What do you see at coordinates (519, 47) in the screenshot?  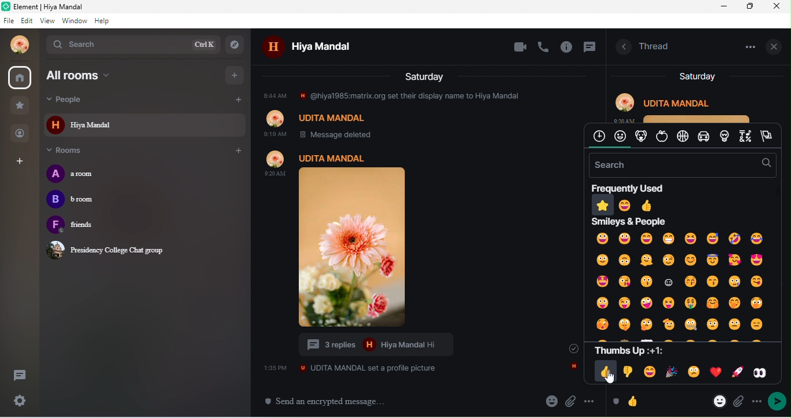 I see `video call` at bounding box center [519, 47].